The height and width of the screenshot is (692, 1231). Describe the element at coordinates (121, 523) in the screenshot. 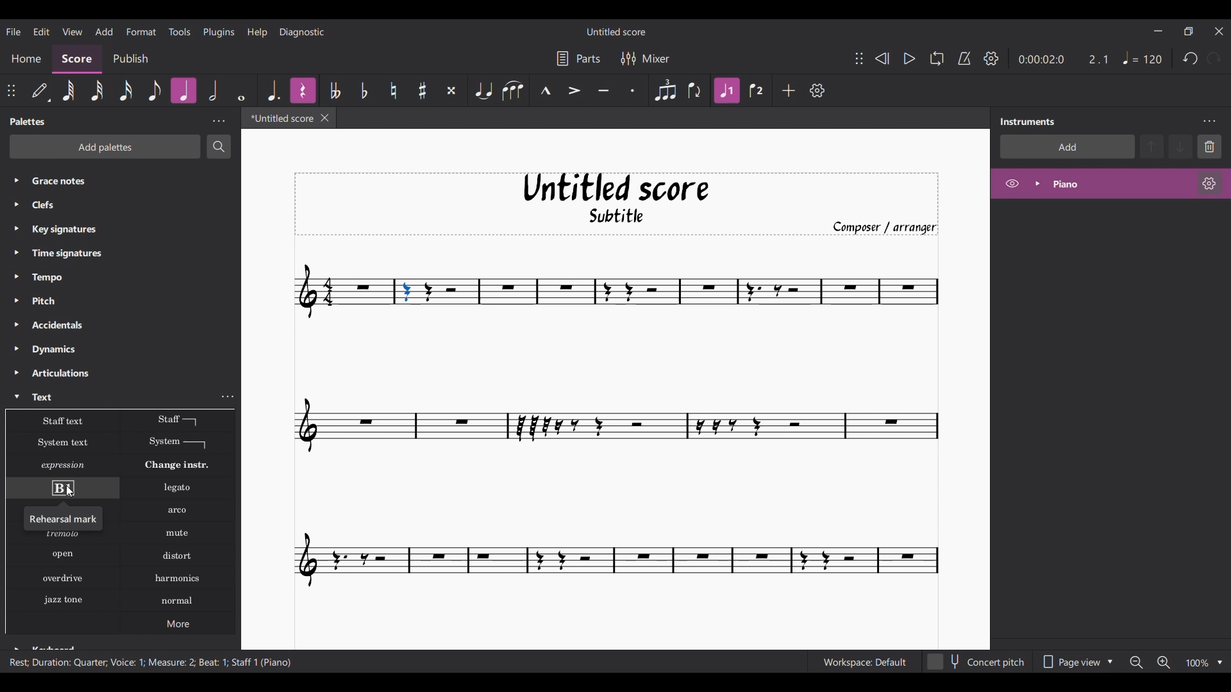

I see `All options on text palette` at that location.